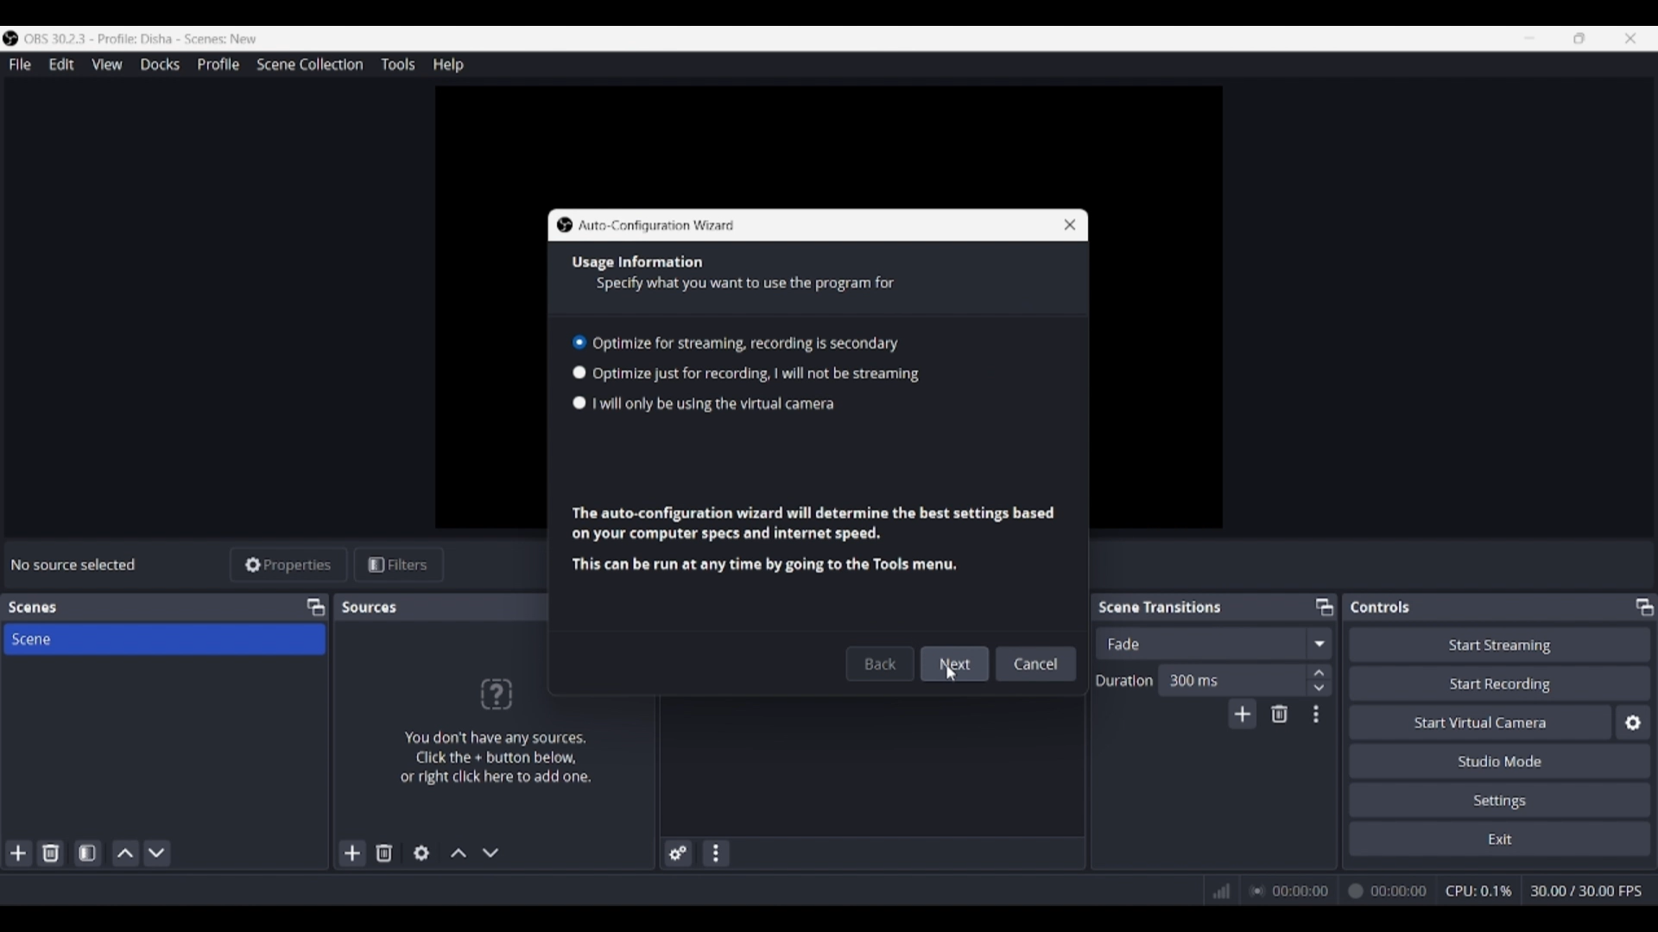 This screenshot has height=932, width=1658. Describe the element at coordinates (156, 853) in the screenshot. I see `Move scene down` at that location.